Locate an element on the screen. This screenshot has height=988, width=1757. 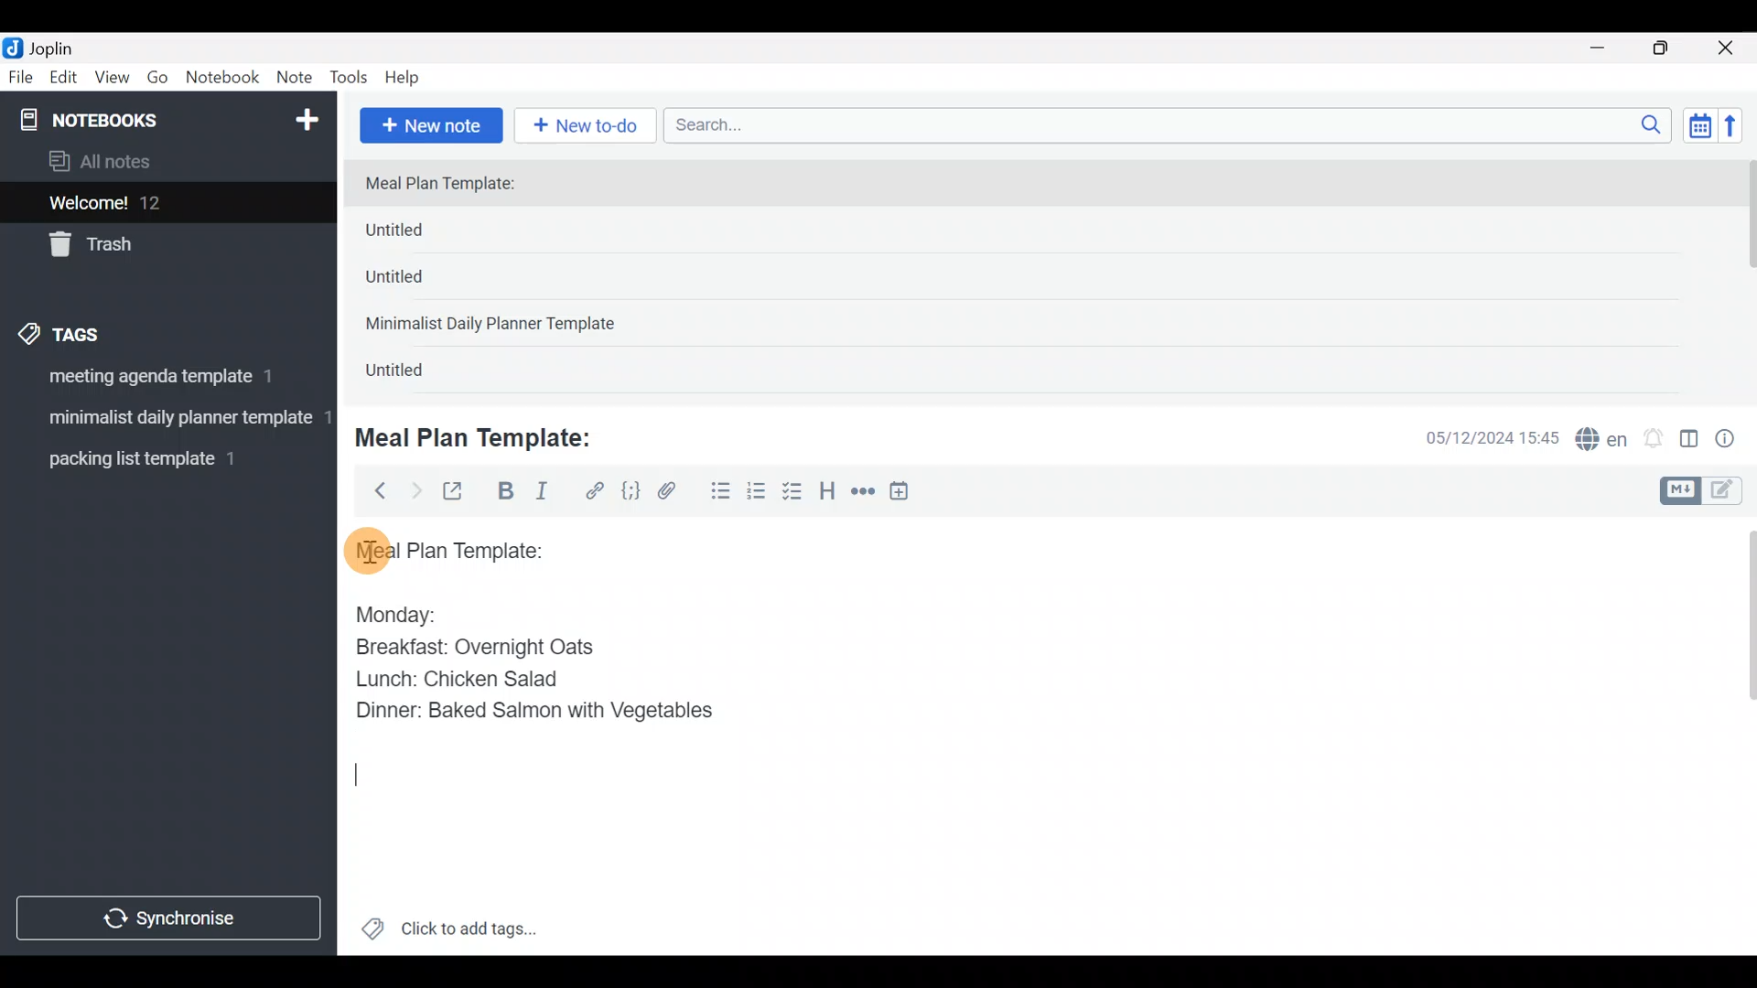
Tag 3 is located at coordinates (162, 458).